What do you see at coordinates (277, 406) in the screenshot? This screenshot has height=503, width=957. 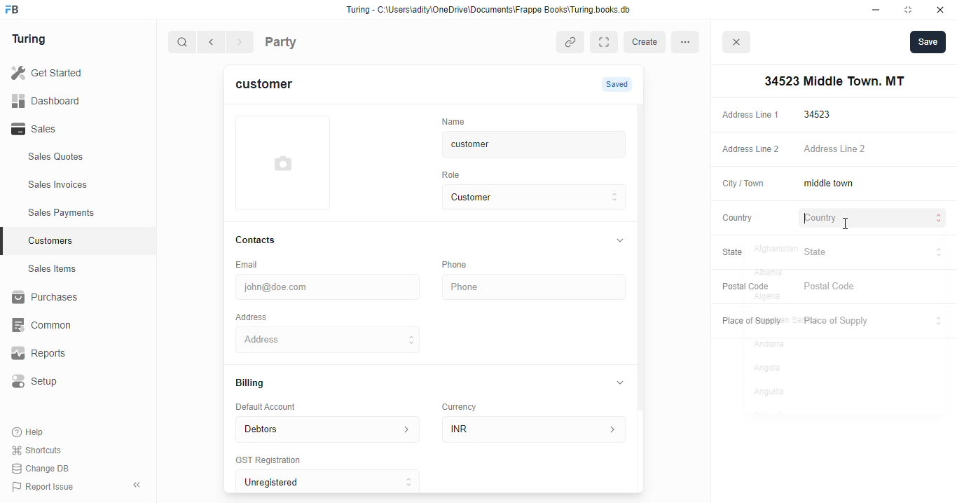 I see `Default Account` at bounding box center [277, 406].